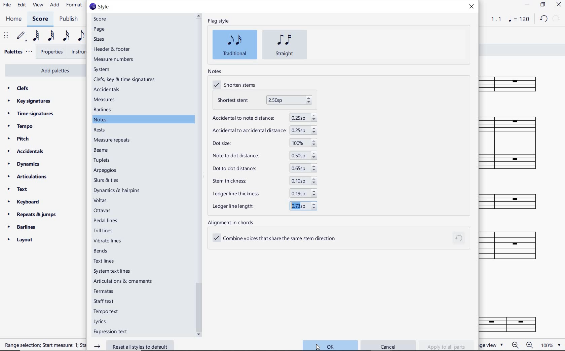  I want to click on accidentals, so click(107, 90).